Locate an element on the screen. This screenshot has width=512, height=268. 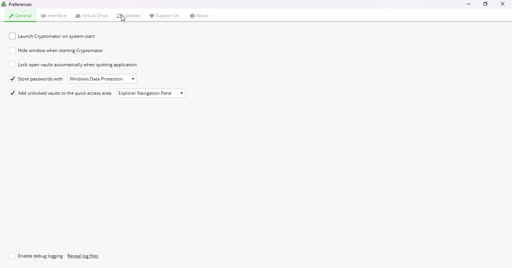
add unlocked vaults to the quick access area  is located at coordinates (60, 93).